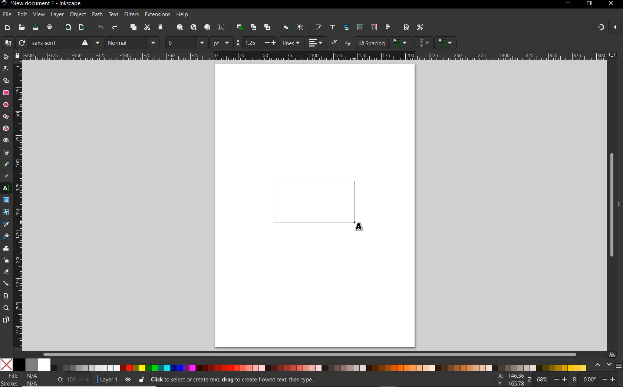  What do you see at coordinates (194, 28) in the screenshot?
I see `zoom drawing` at bounding box center [194, 28].